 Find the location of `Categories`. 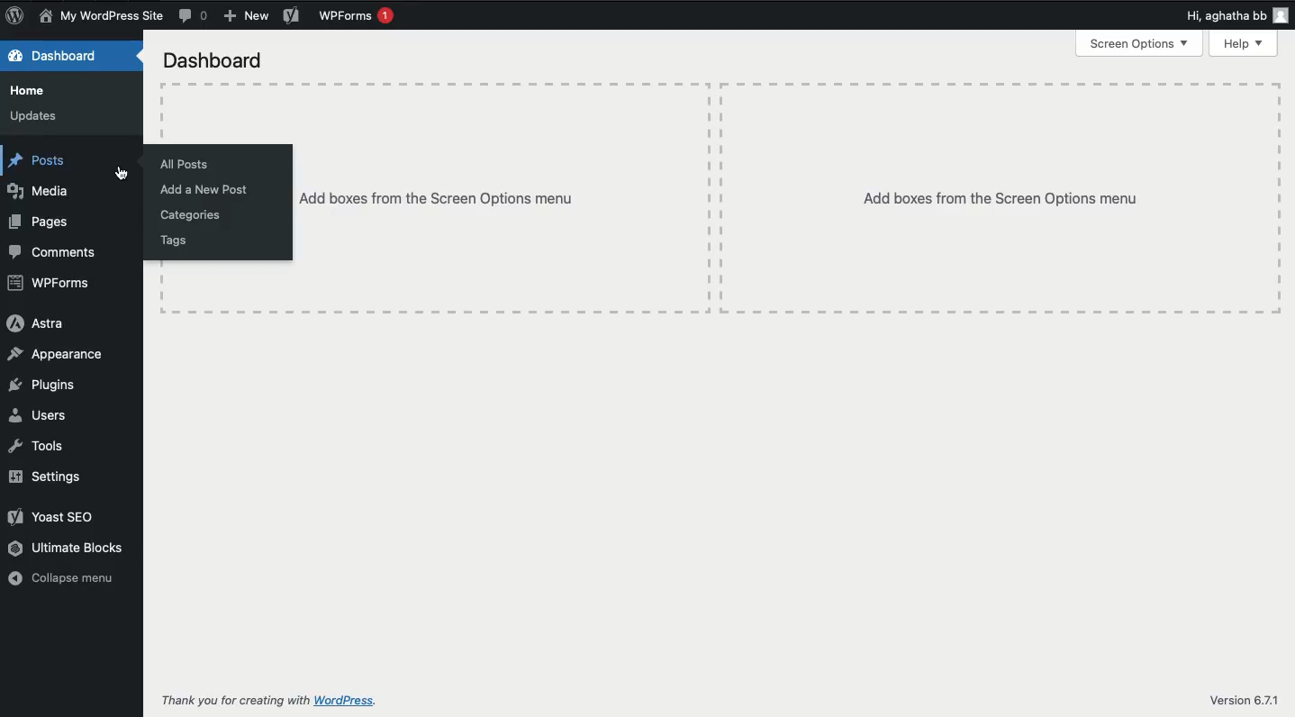

Categories is located at coordinates (194, 215).